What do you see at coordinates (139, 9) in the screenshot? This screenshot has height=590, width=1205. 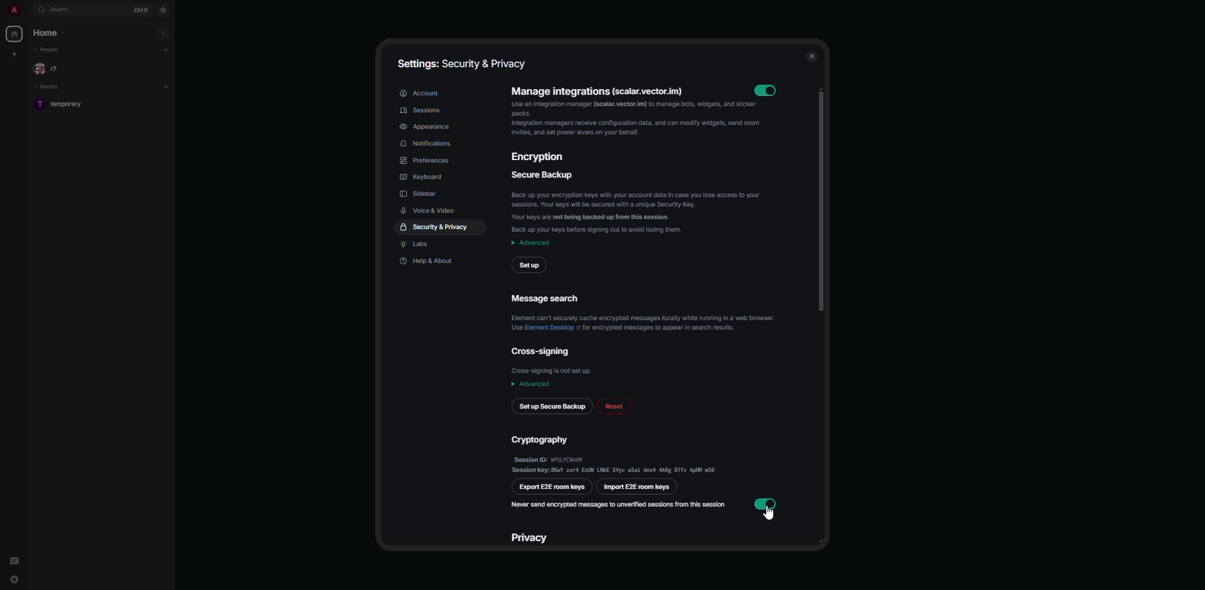 I see `ctrl K` at bounding box center [139, 9].